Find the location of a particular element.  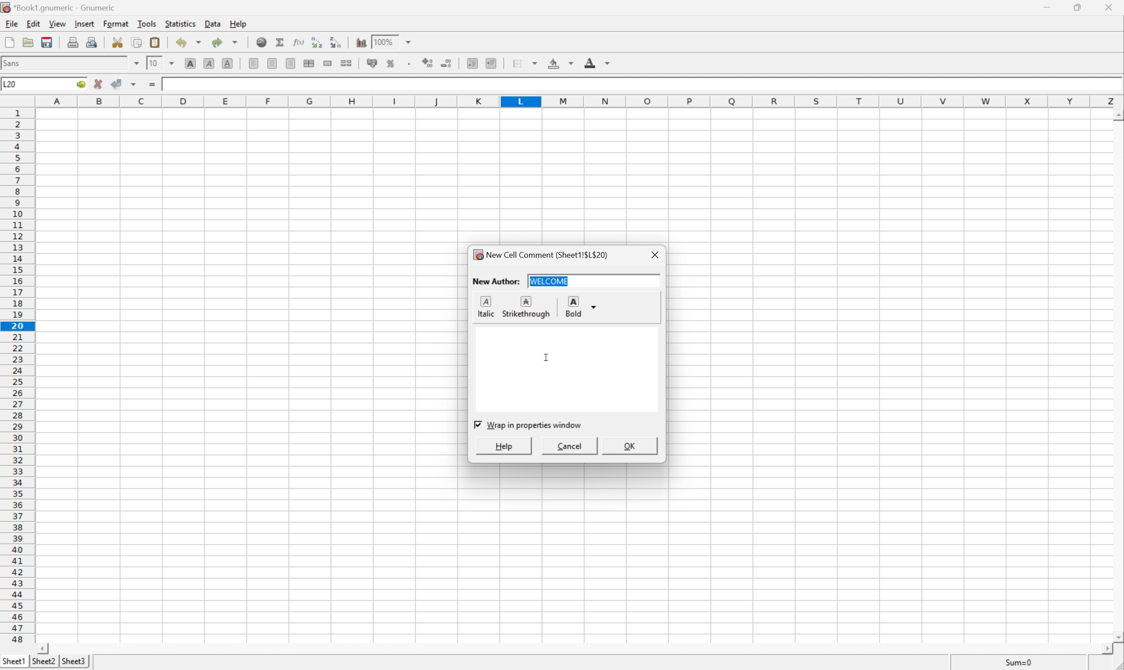

New Author: is located at coordinates (495, 281).